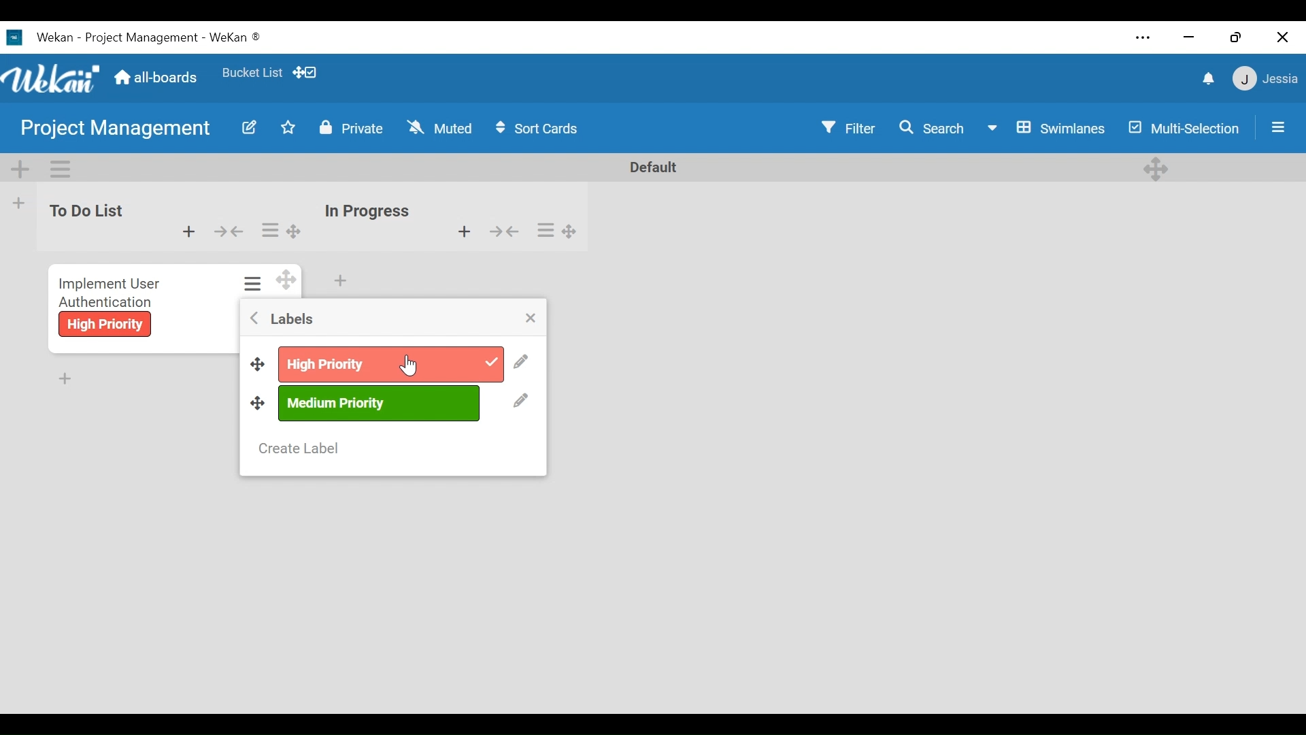 The height and width of the screenshot is (735, 1306). I want to click on list actions, so click(269, 231).